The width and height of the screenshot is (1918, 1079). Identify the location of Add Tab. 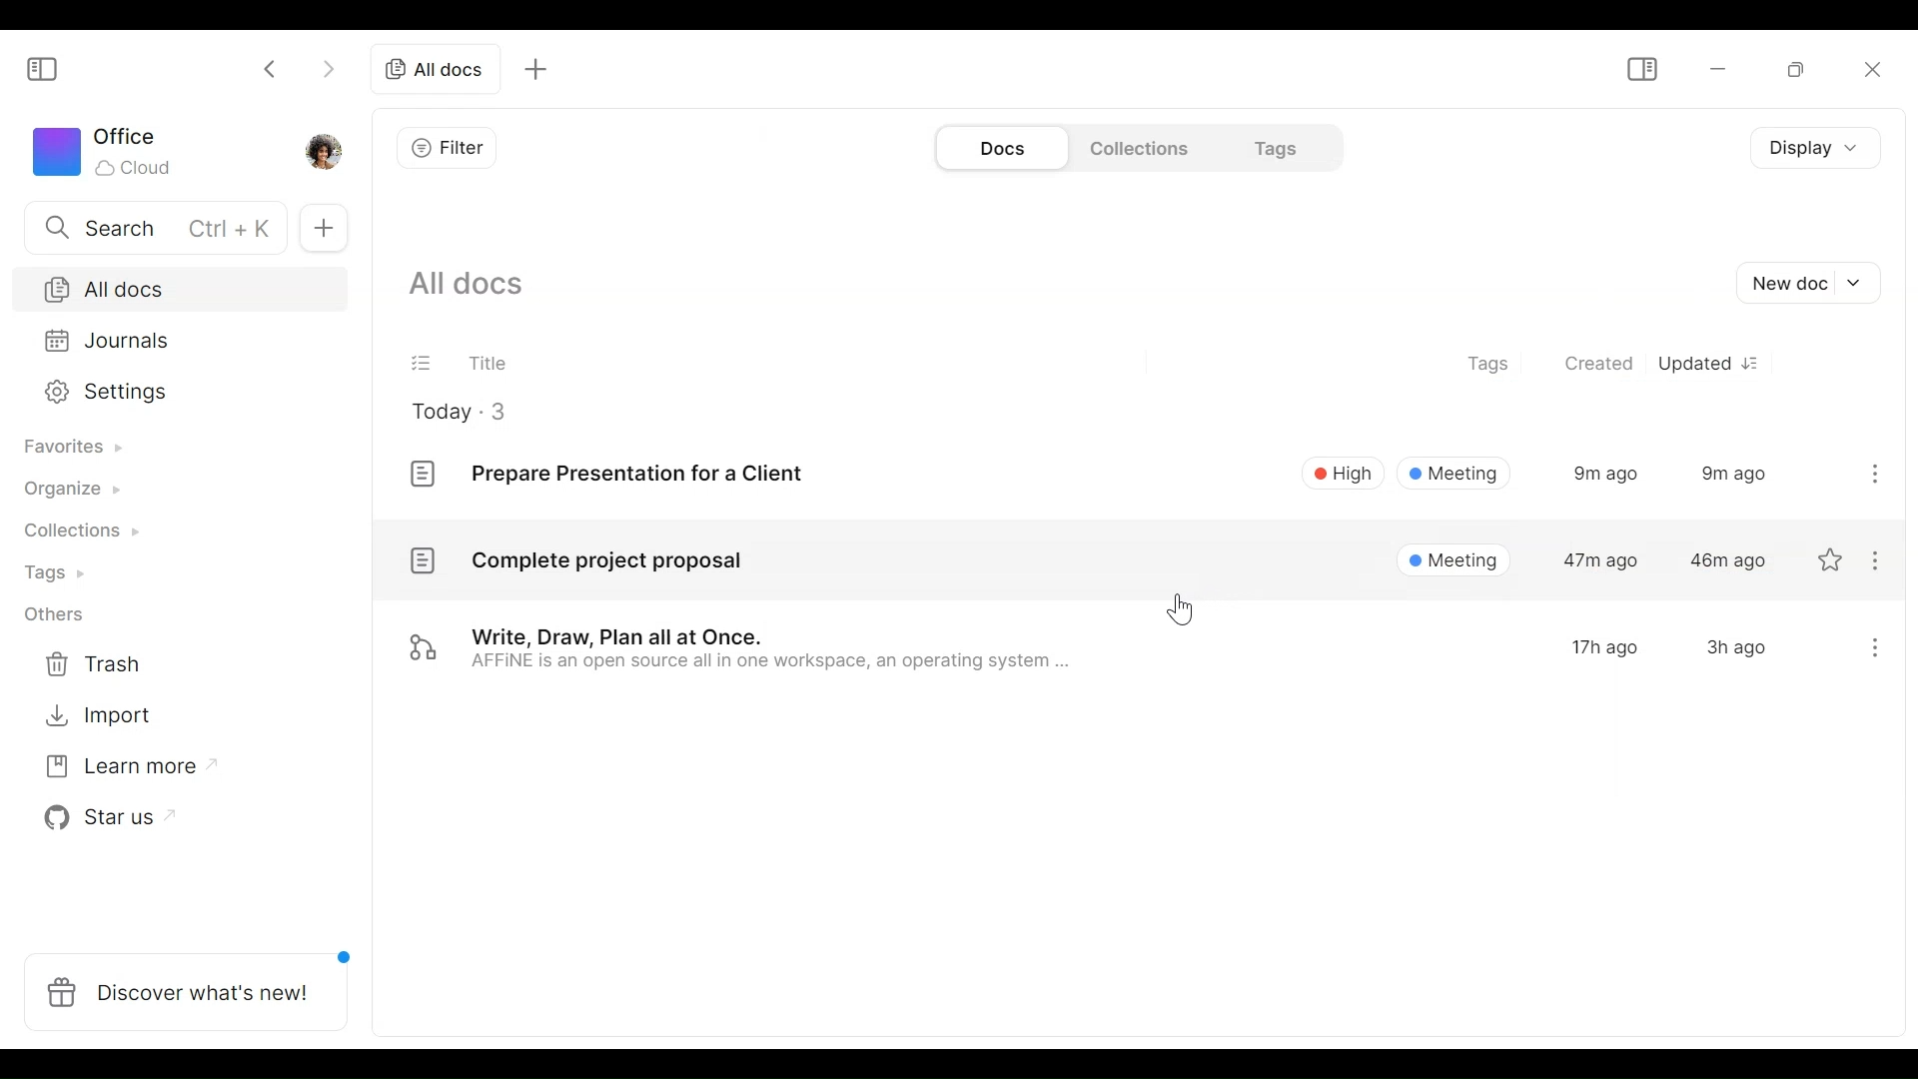
(325, 226).